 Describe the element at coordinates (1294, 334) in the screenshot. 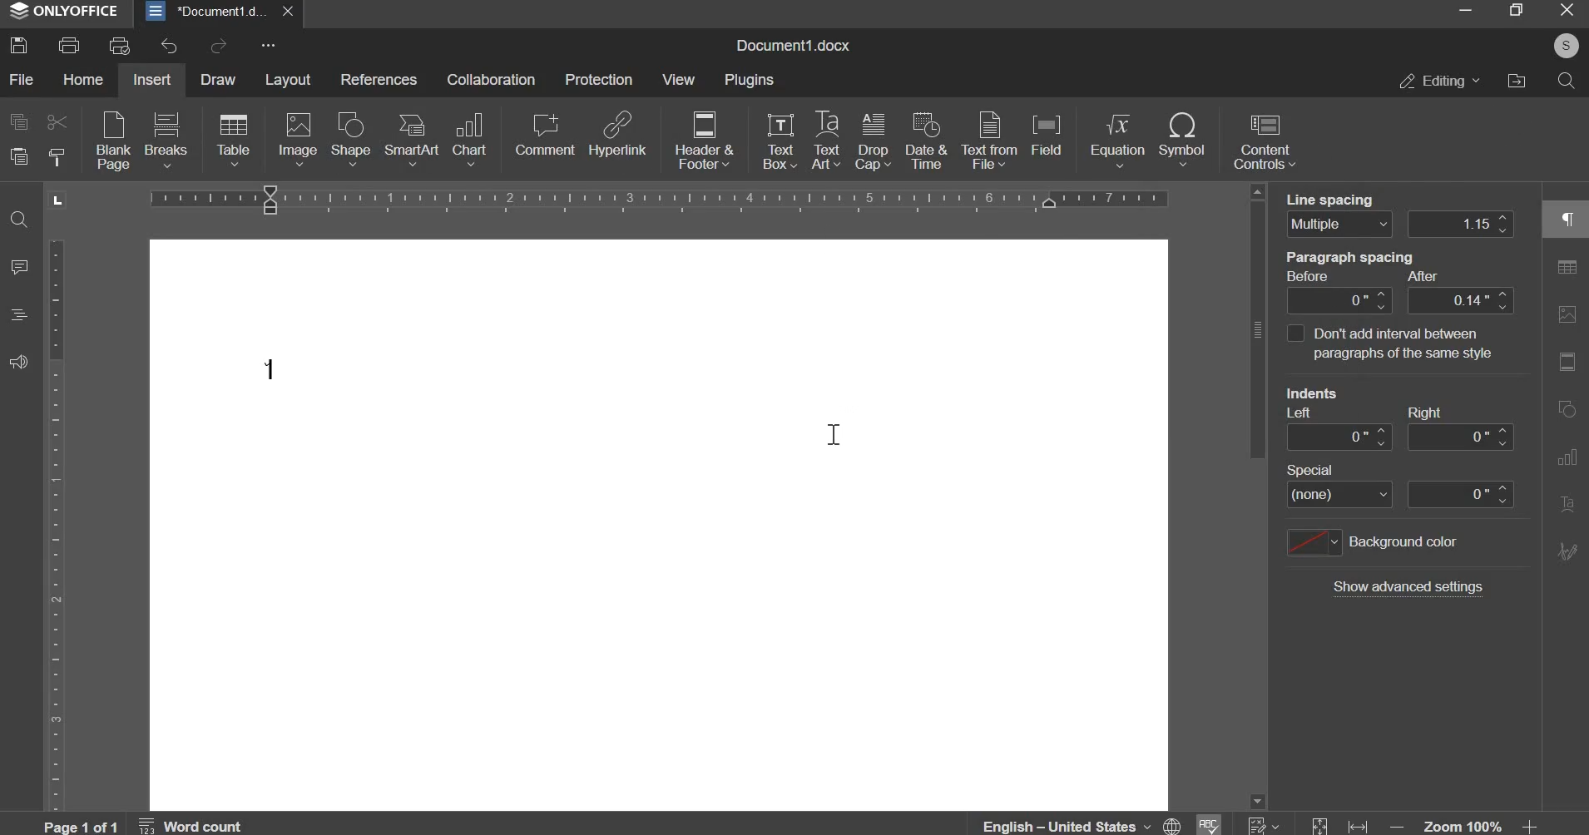

I see `interval between paragraphs` at that location.